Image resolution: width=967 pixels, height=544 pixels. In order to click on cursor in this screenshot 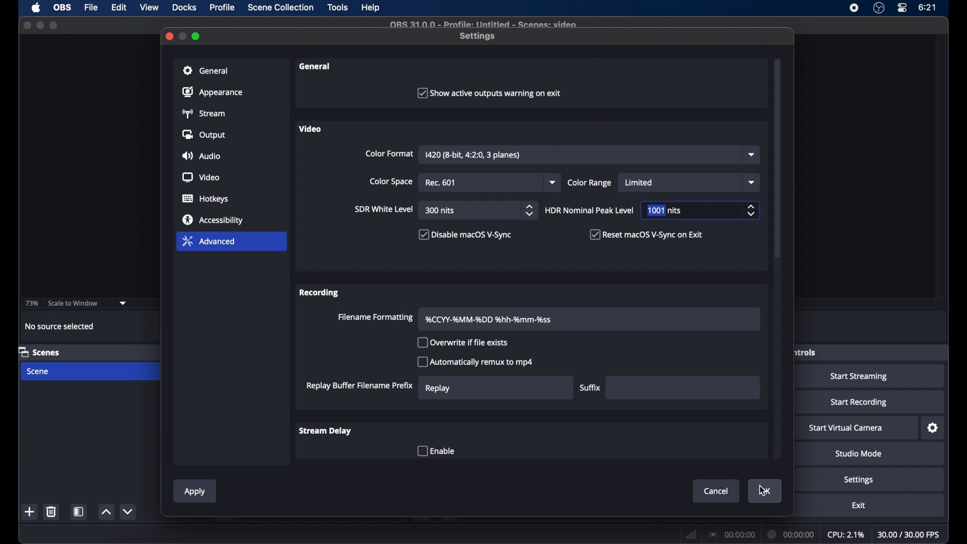, I will do `click(764, 492)`.